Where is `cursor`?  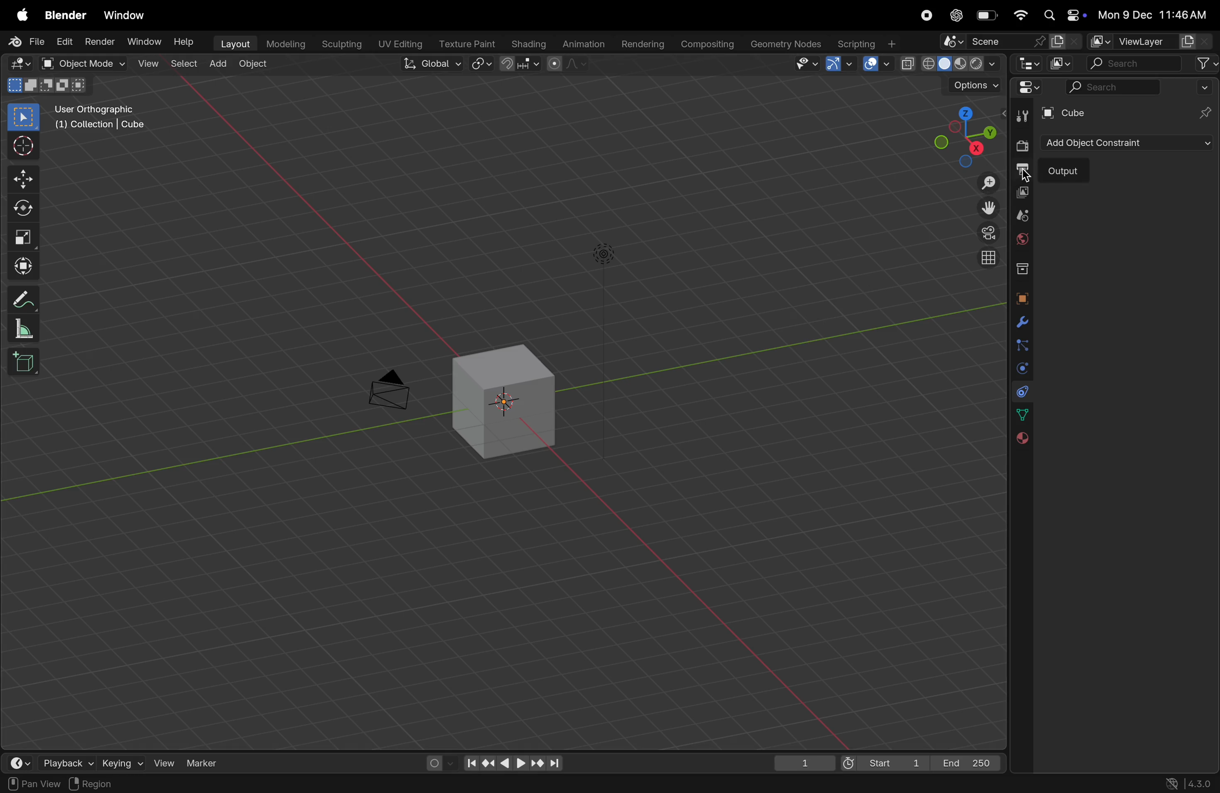 cursor is located at coordinates (21, 144).